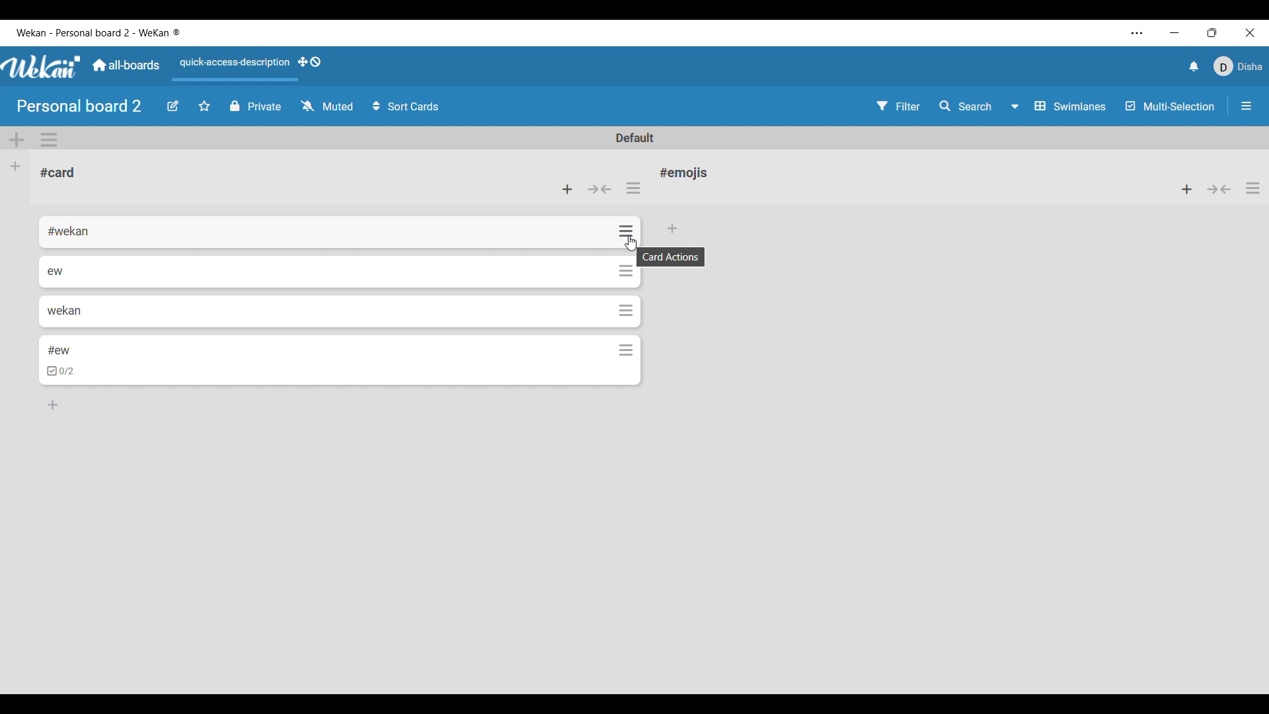 This screenshot has width=1269, height=714. Describe the element at coordinates (173, 106) in the screenshot. I see `Edit` at that location.